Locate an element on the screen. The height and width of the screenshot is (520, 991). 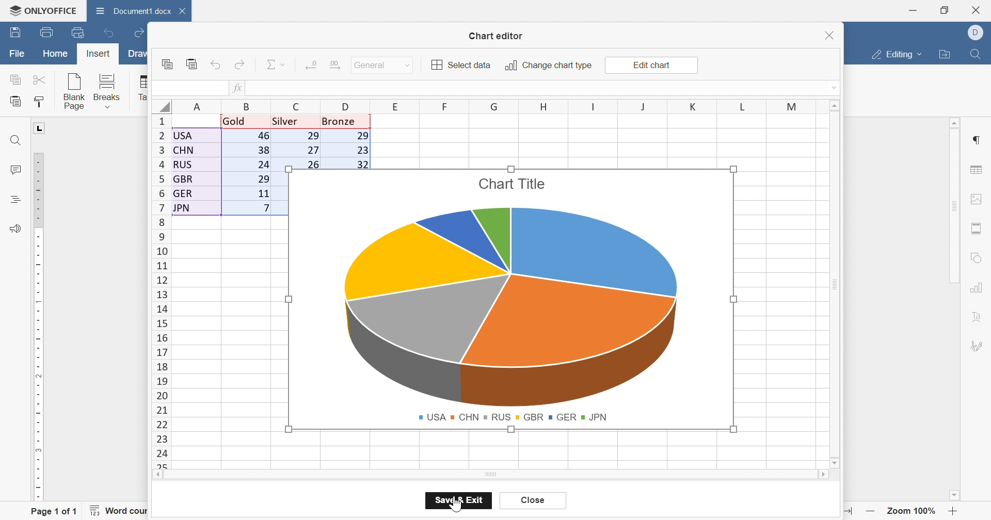
Dell is located at coordinates (975, 31).